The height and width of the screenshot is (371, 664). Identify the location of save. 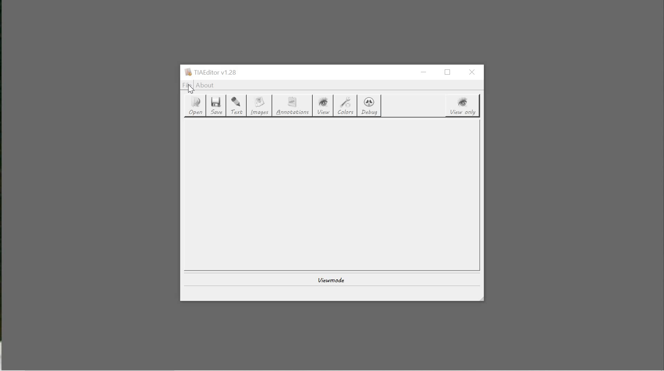
(217, 106).